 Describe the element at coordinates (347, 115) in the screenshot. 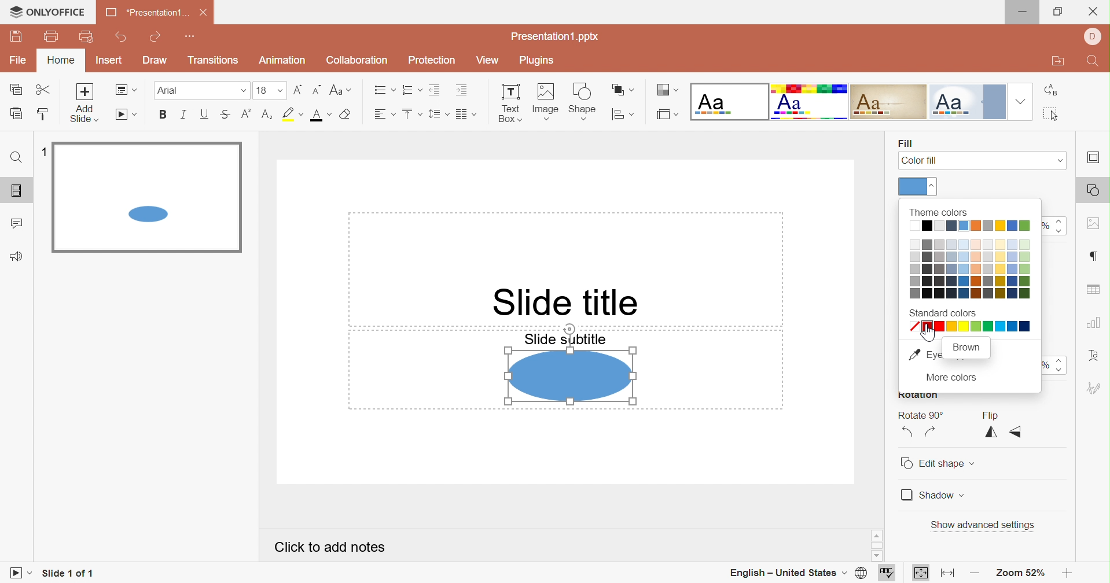

I see `Clear style` at that location.